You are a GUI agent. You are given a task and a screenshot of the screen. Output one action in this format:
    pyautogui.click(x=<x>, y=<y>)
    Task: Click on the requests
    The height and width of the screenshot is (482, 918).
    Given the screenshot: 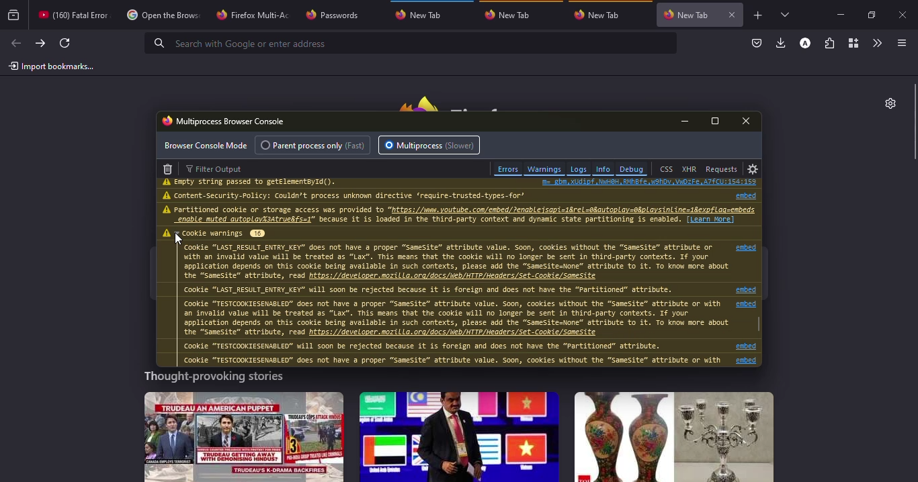 What is the action you would take?
    pyautogui.click(x=722, y=168)
    